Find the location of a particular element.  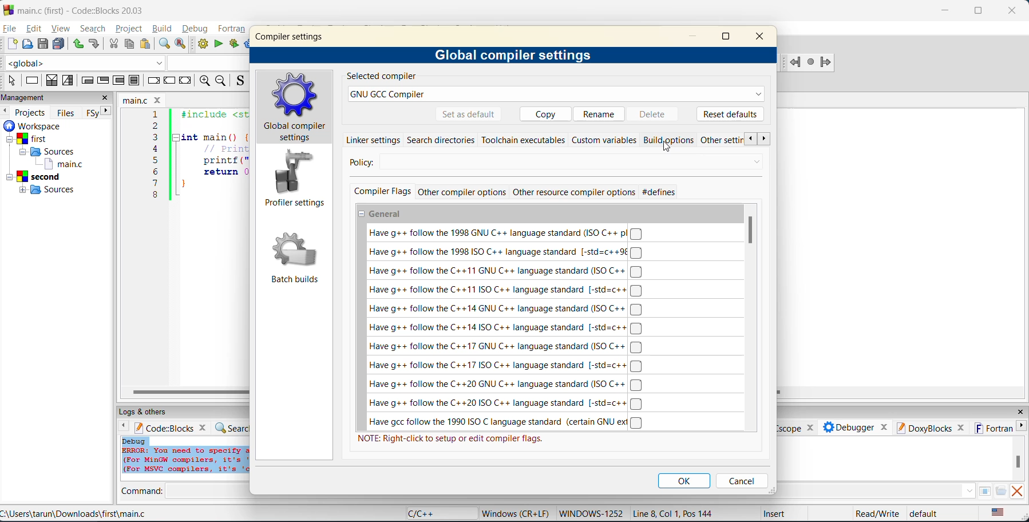

#defines is located at coordinates (659, 192).